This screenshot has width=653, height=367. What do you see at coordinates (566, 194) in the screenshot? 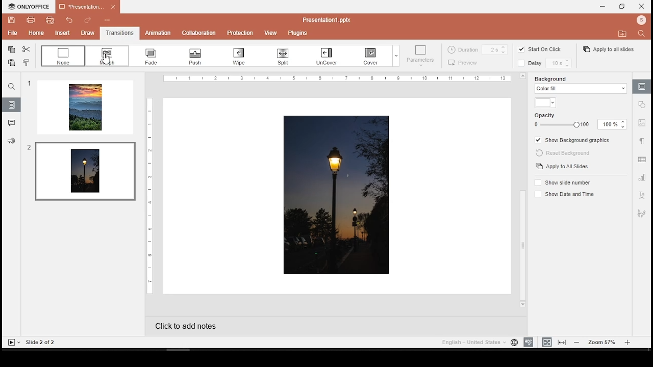
I see `show date and time on/off` at bounding box center [566, 194].